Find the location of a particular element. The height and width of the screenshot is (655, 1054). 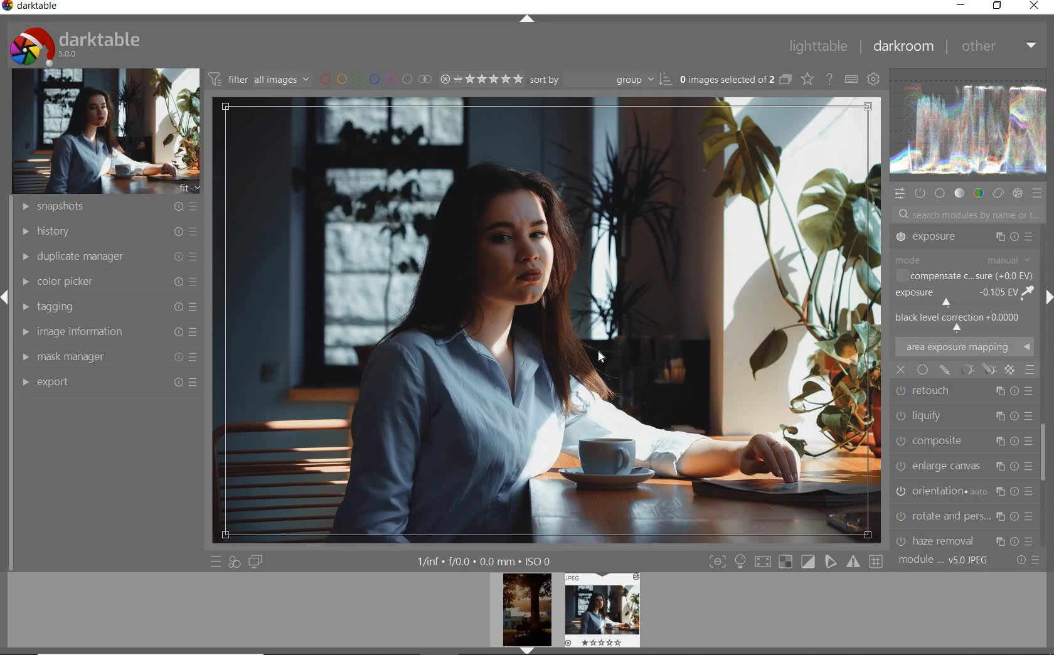

area exposure mapping is located at coordinates (964, 347).